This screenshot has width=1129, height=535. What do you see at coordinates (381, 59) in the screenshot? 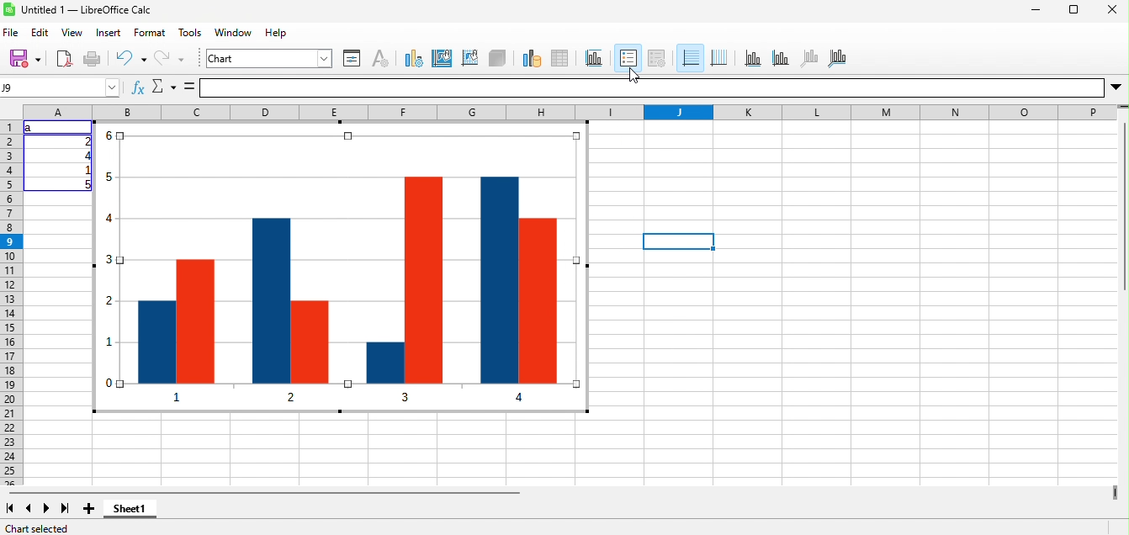
I see `character` at bounding box center [381, 59].